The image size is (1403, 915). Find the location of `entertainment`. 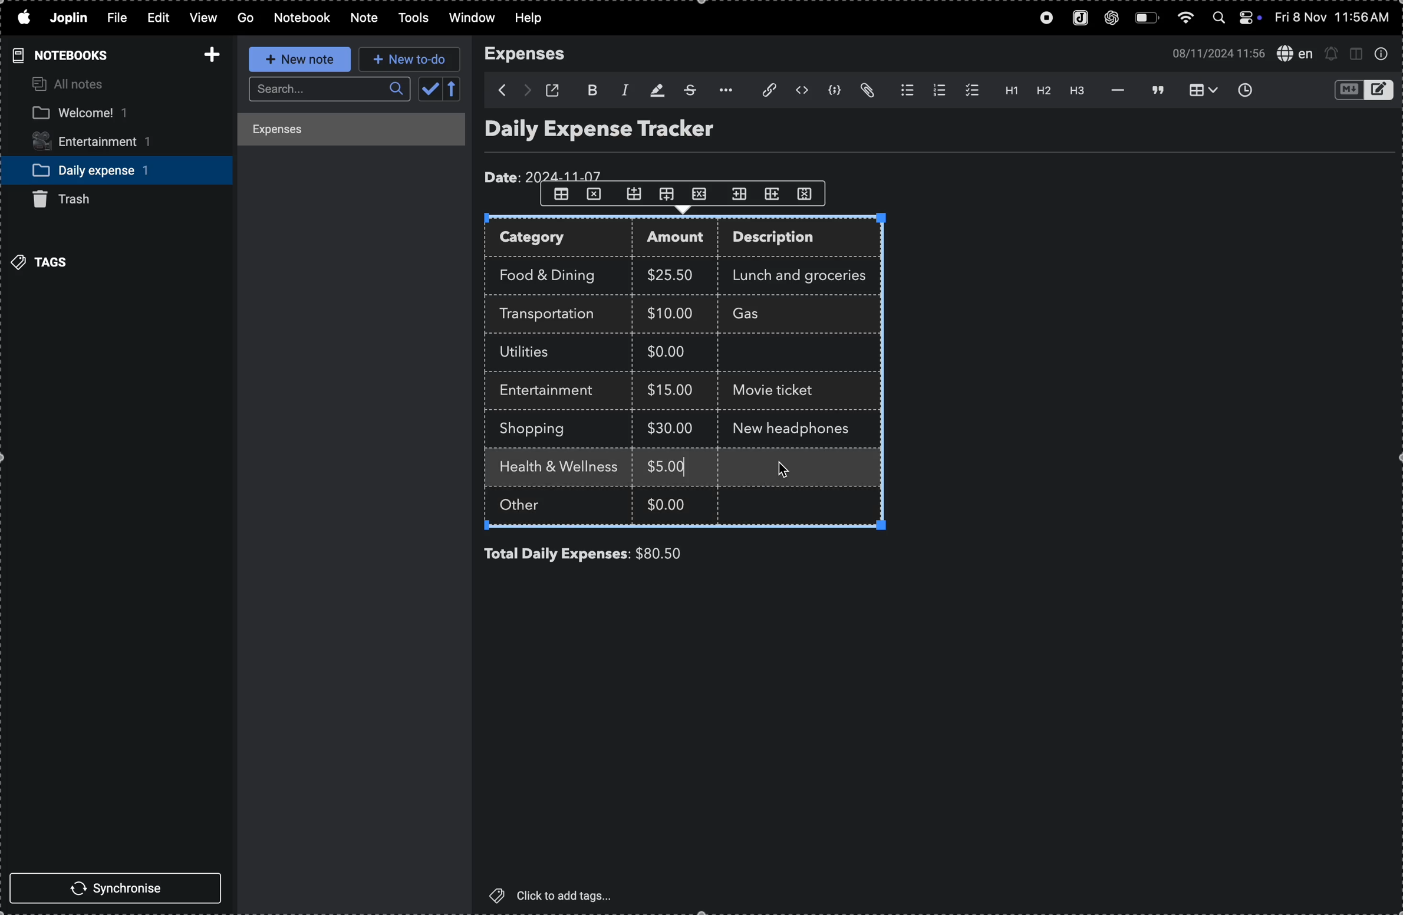

entertainment is located at coordinates (553, 391).